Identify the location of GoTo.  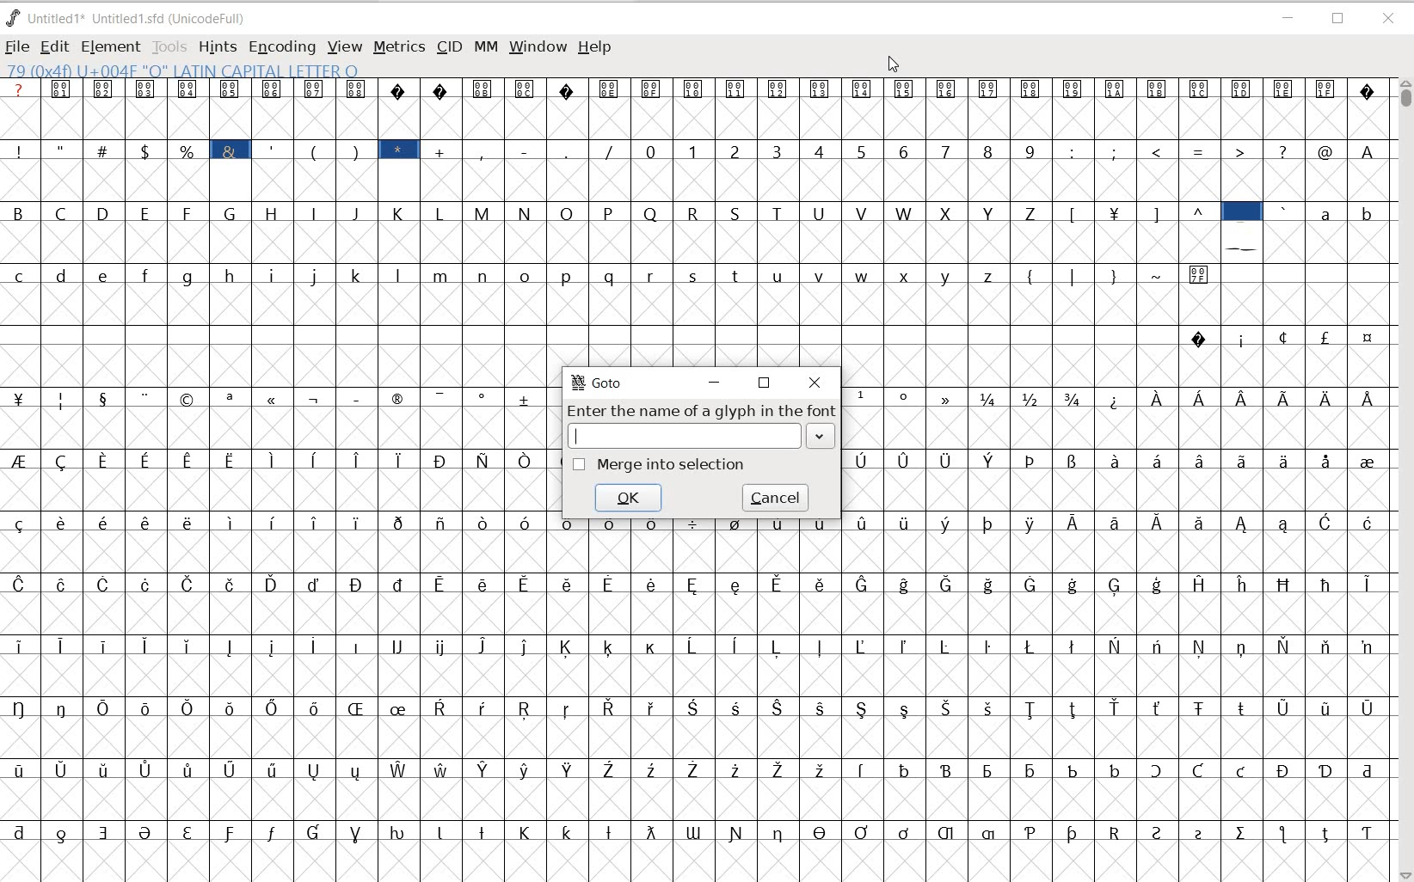
(598, 383).